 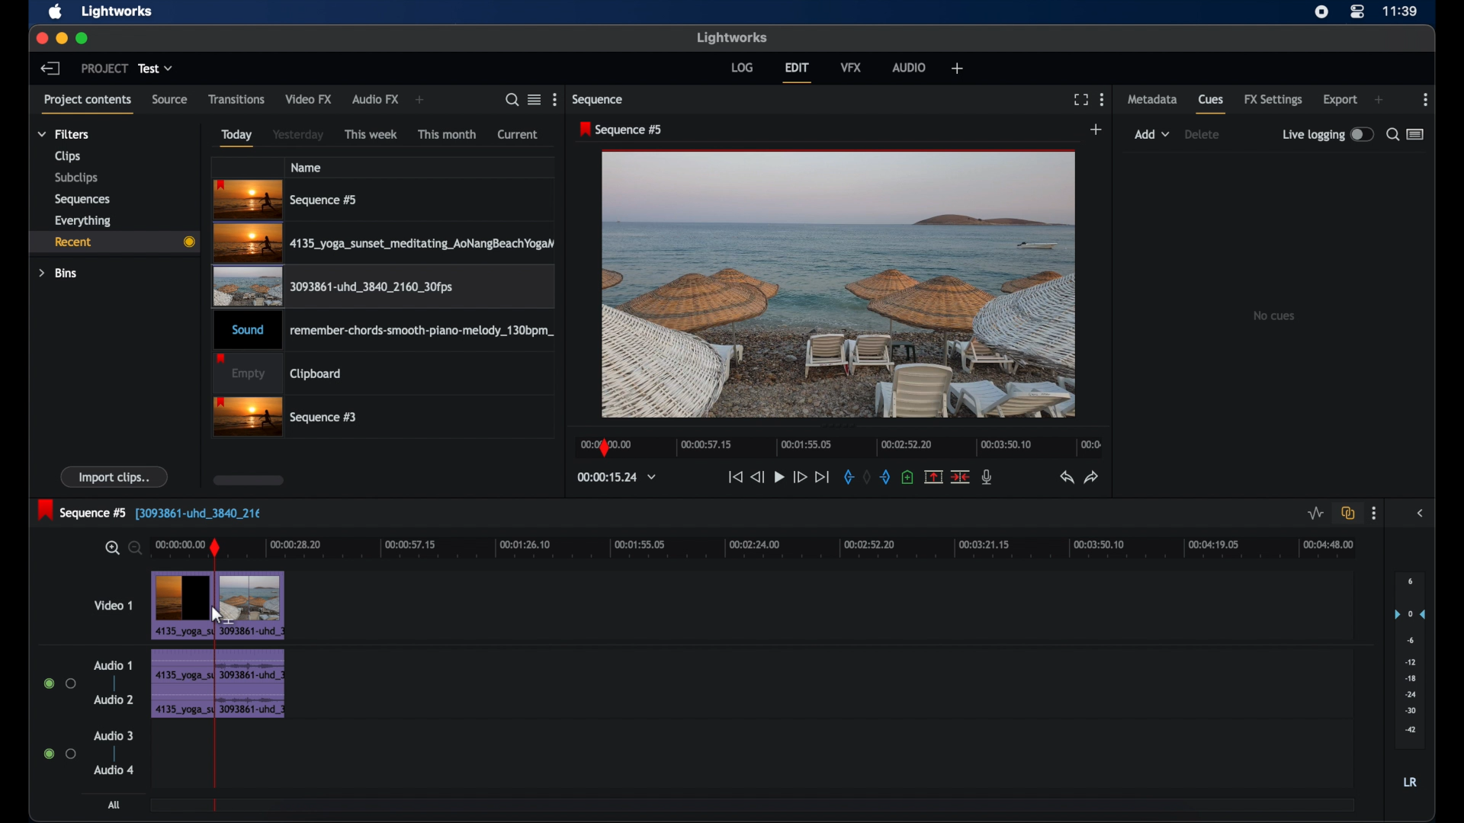 What do you see at coordinates (1348, 513) in the screenshot?
I see `toggle auto track sync` at bounding box center [1348, 513].